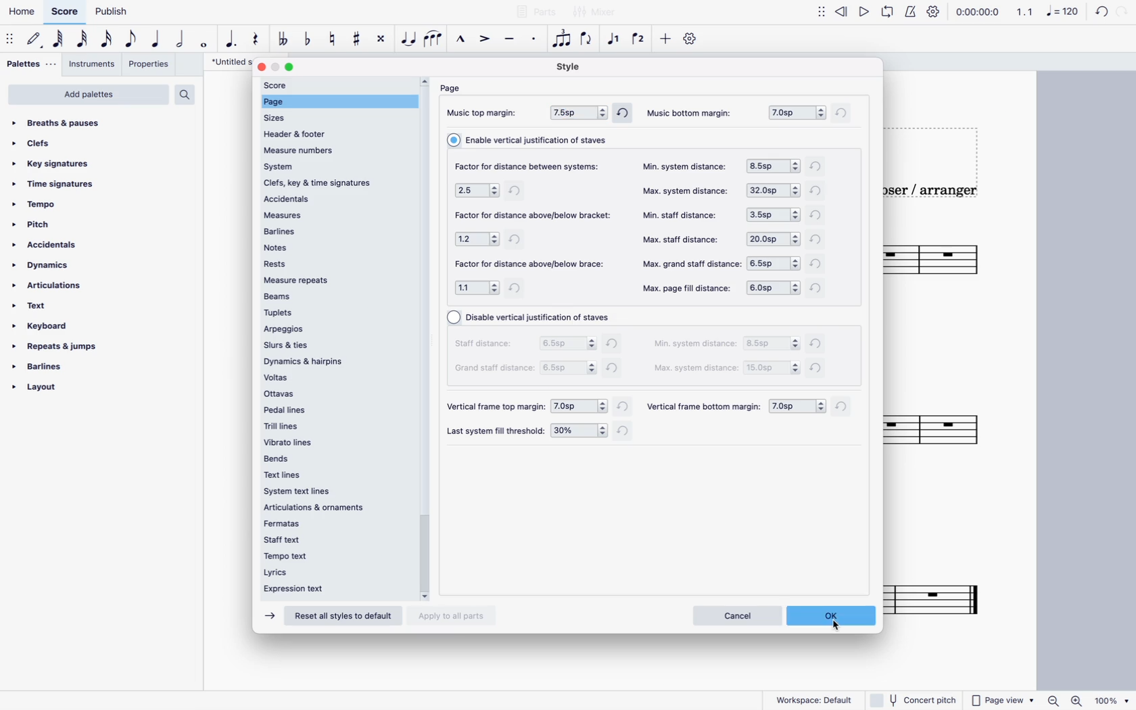 This screenshot has height=710, width=1136. What do you see at coordinates (912, 699) in the screenshot?
I see `concert pitch` at bounding box center [912, 699].